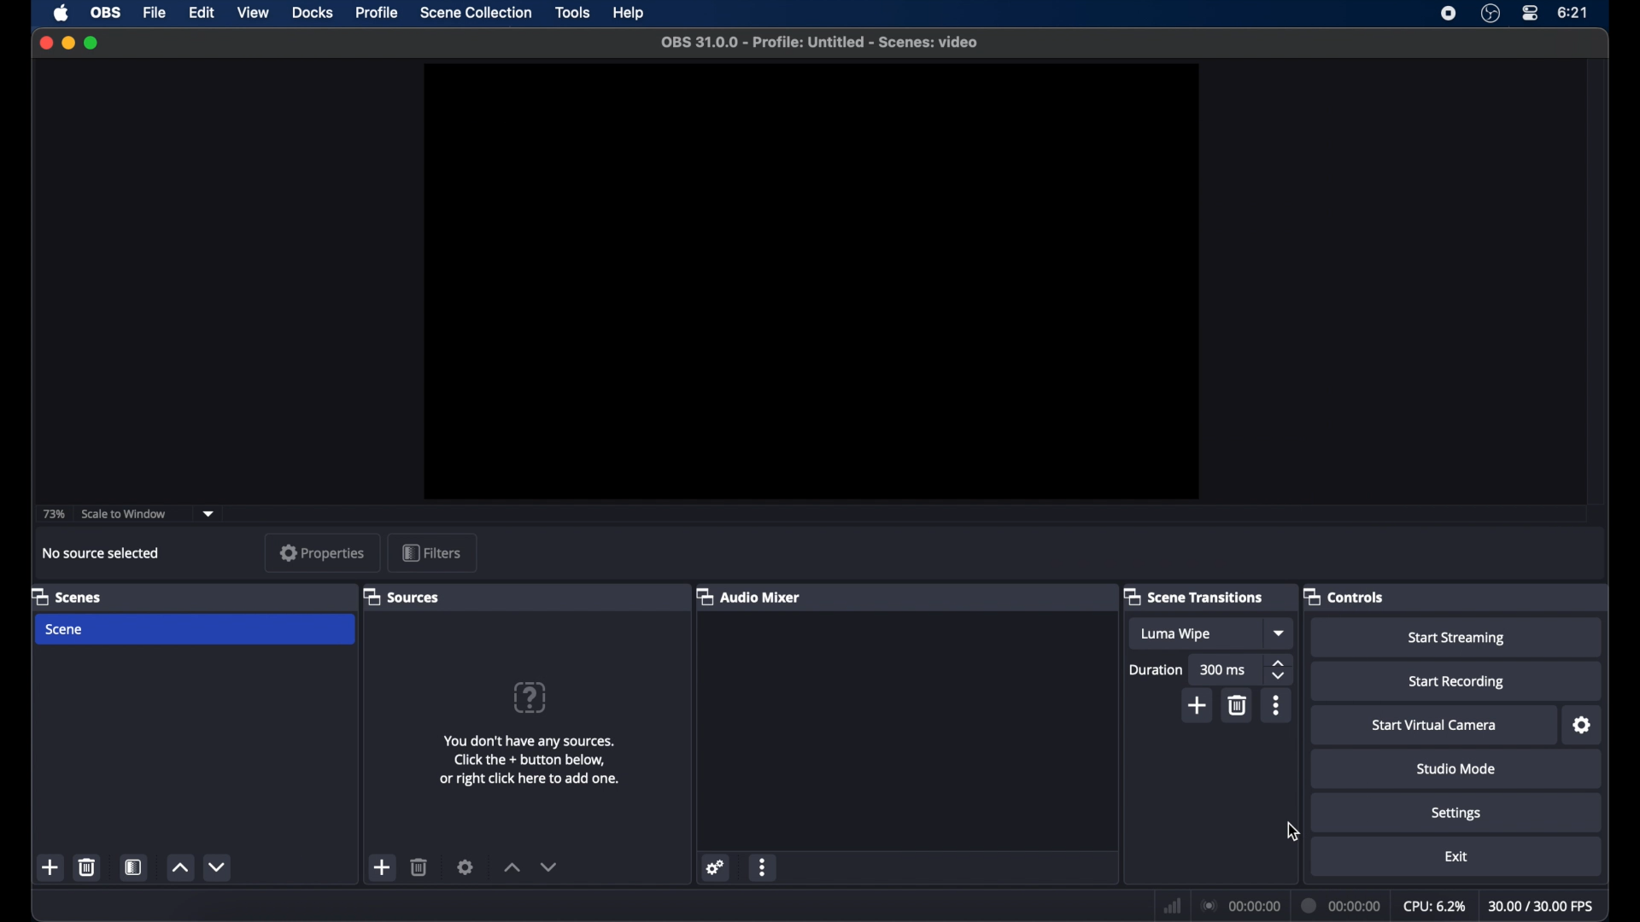 The width and height of the screenshot is (1640, 922). Describe the element at coordinates (1280, 670) in the screenshot. I see `stepper buttons` at that location.